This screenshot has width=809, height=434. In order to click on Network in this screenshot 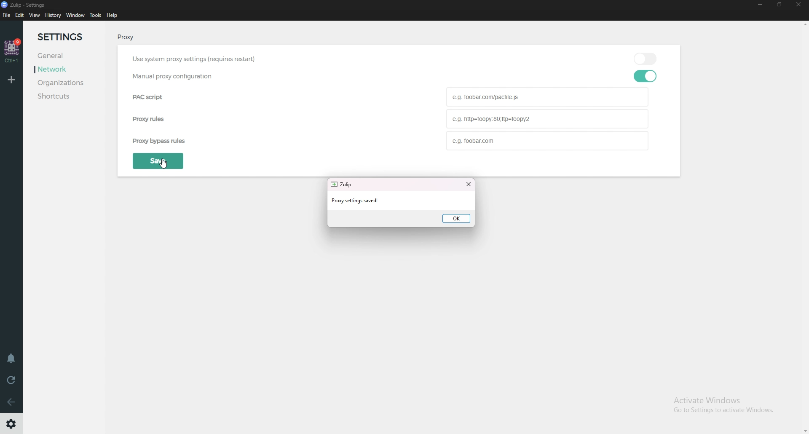, I will do `click(61, 69)`.